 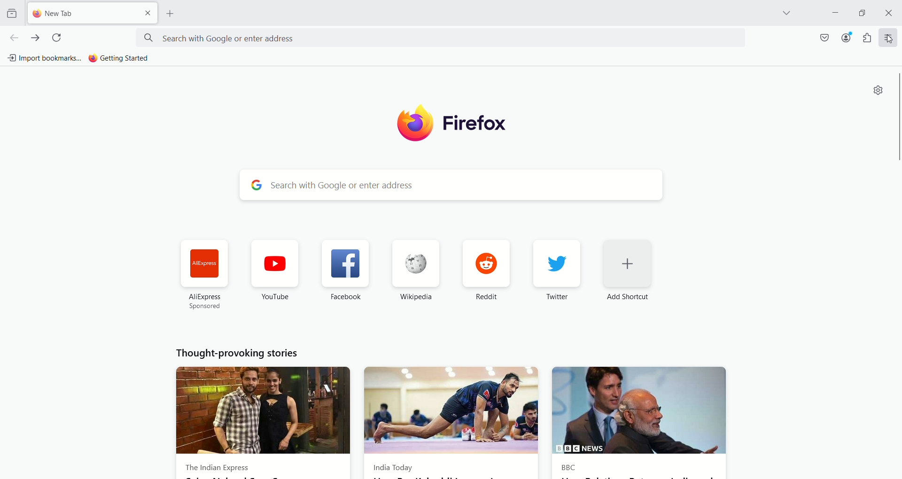 I want to click on reload current page, so click(x=57, y=36).